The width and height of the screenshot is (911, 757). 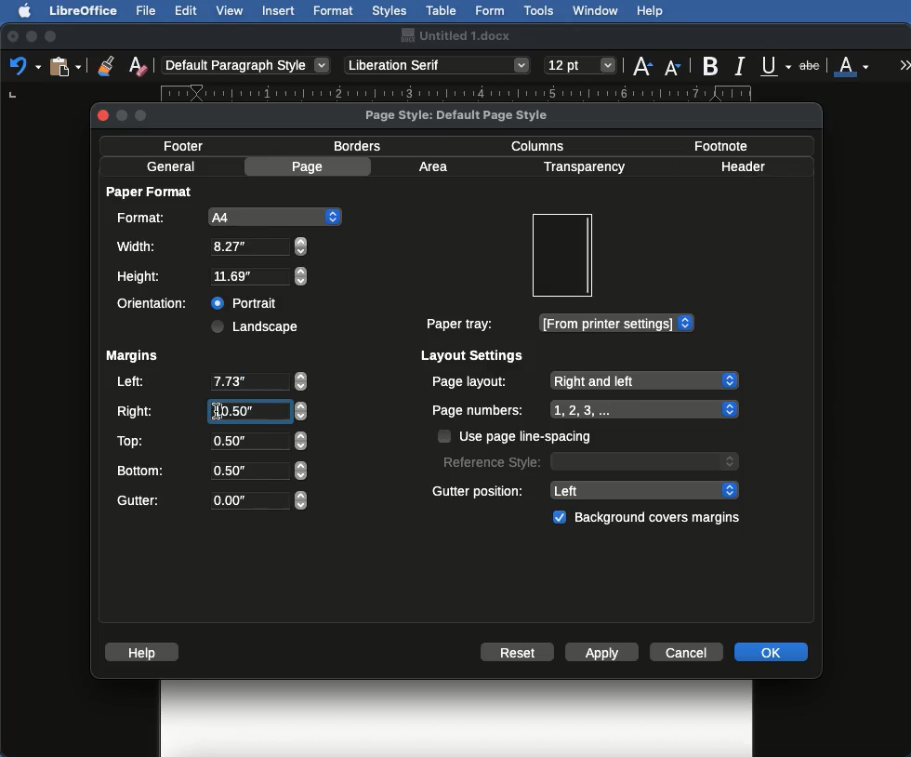 I want to click on Undo, so click(x=24, y=65).